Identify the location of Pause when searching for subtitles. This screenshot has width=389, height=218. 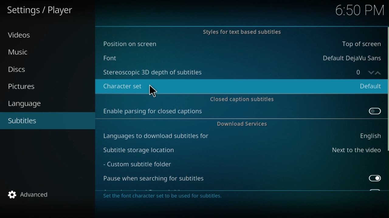
(243, 180).